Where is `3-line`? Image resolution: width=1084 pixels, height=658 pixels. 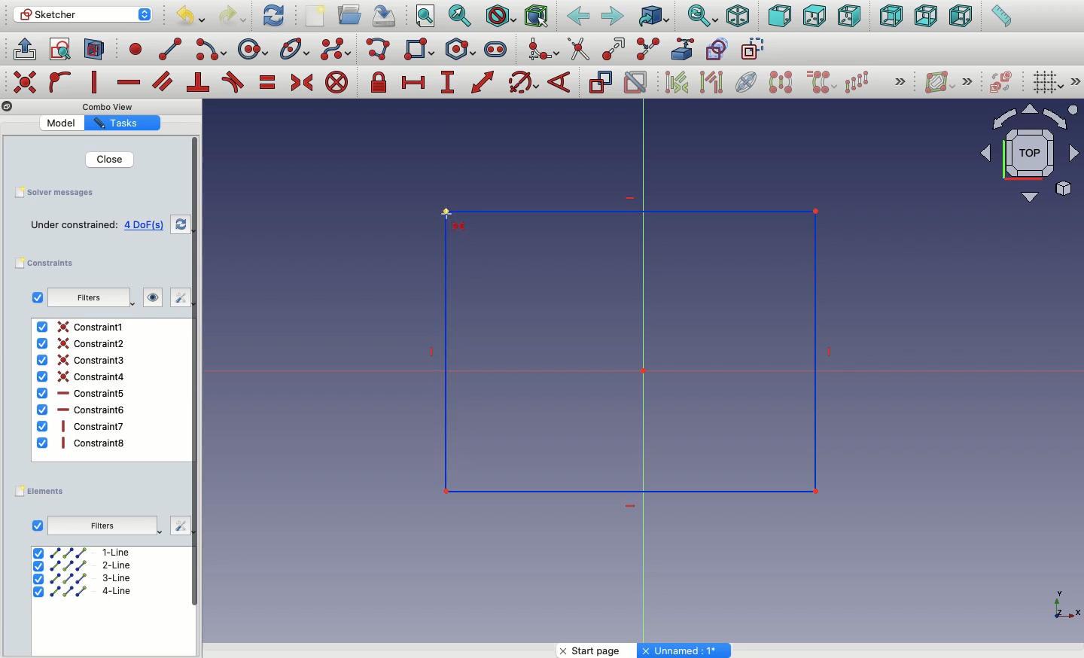 3-line is located at coordinates (84, 579).